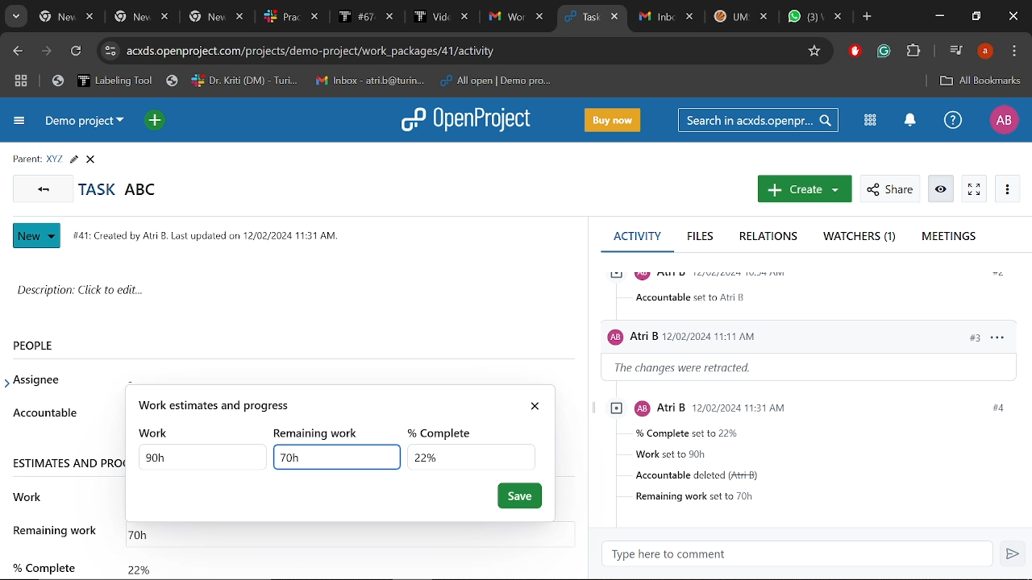 Image resolution: width=1032 pixels, height=580 pixels. Describe the element at coordinates (538, 403) in the screenshot. I see `close` at that location.